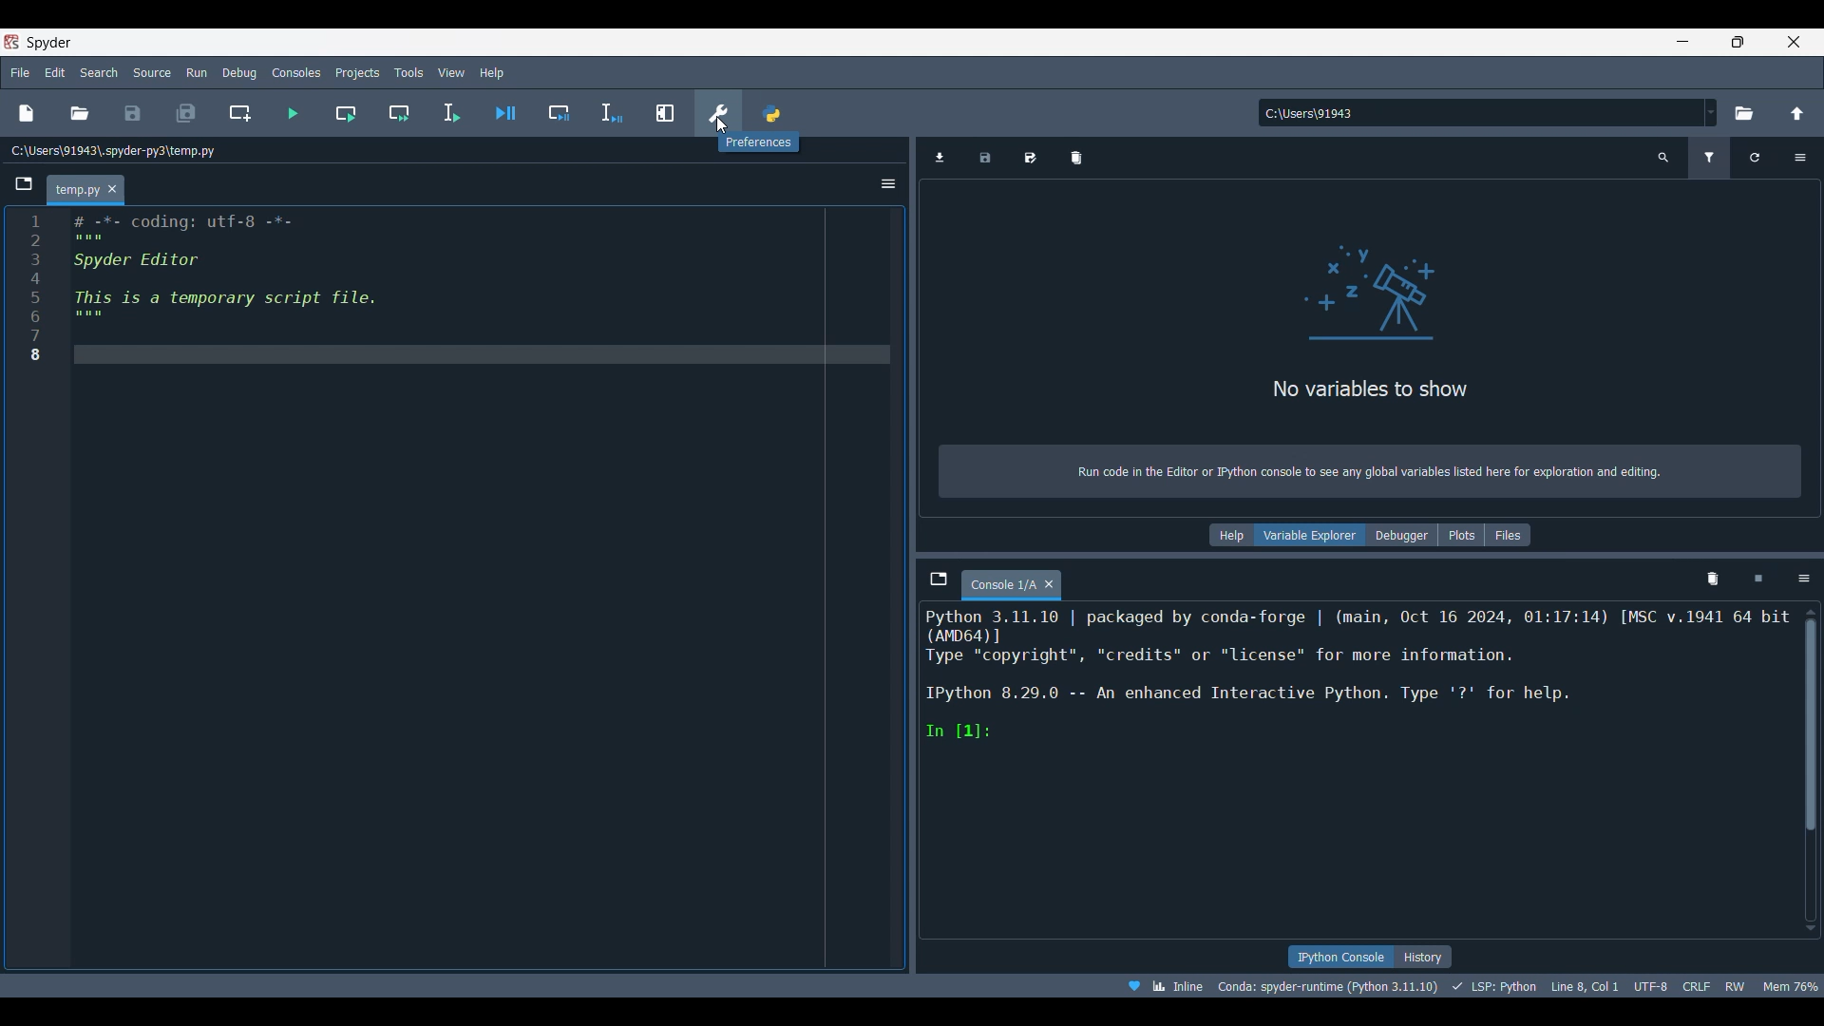  What do you see at coordinates (400, 113) in the screenshot?
I see `Run current cell and go to next` at bounding box center [400, 113].